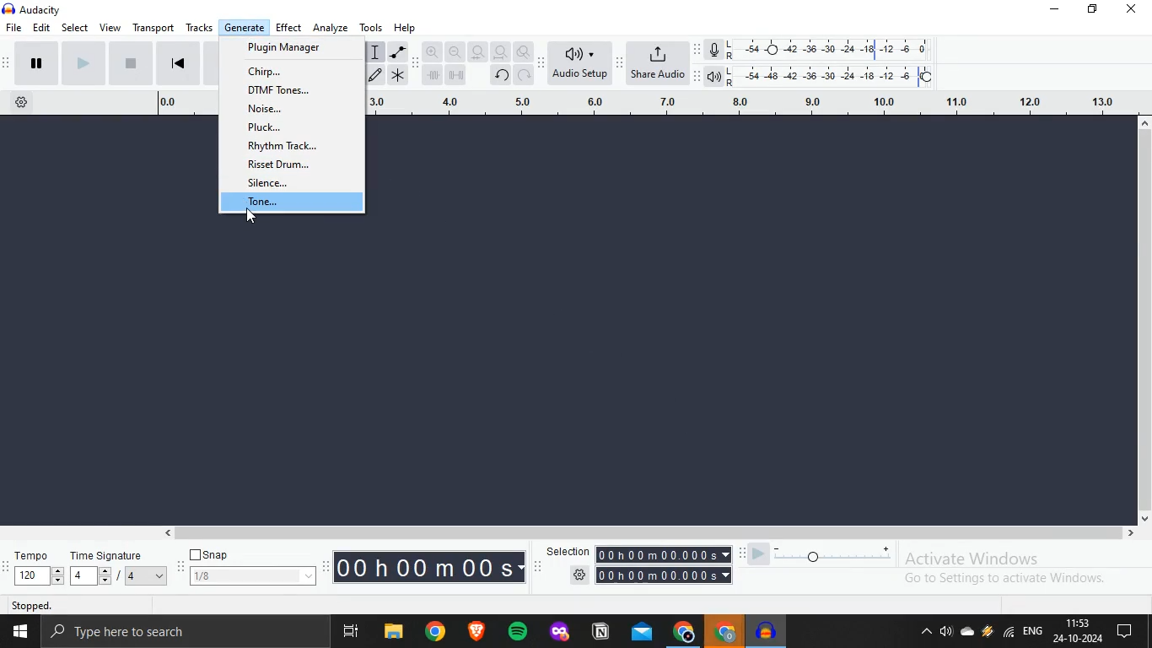 Image resolution: width=1152 pixels, height=648 pixels. Describe the element at coordinates (212, 554) in the screenshot. I see `Snap` at that location.